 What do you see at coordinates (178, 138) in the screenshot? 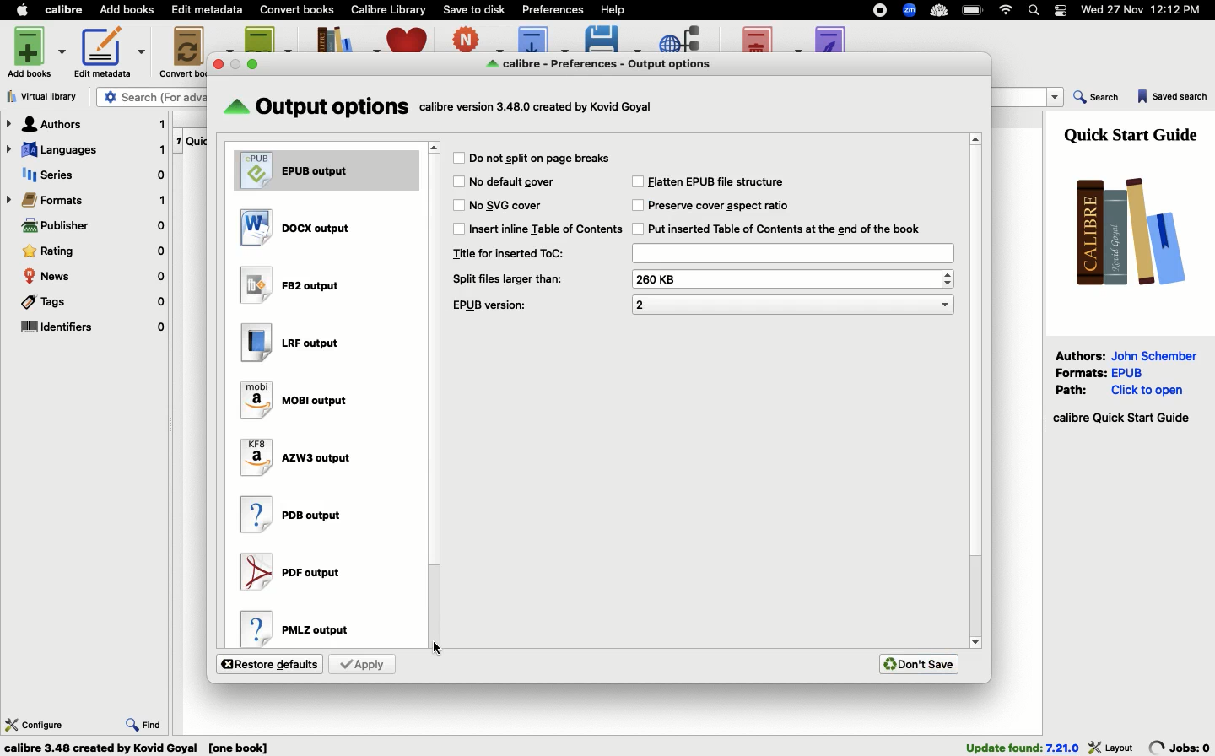
I see `1` at bounding box center [178, 138].